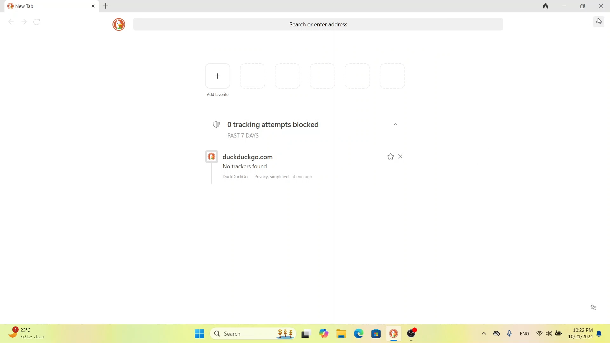 The height and width of the screenshot is (343, 610). Describe the element at coordinates (497, 334) in the screenshot. I see `onedrive` at that location.